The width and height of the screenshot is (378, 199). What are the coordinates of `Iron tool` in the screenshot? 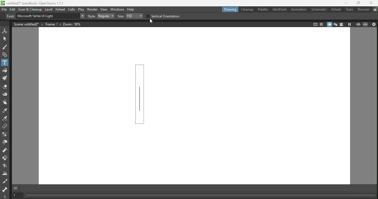 It's located at (5, 172).